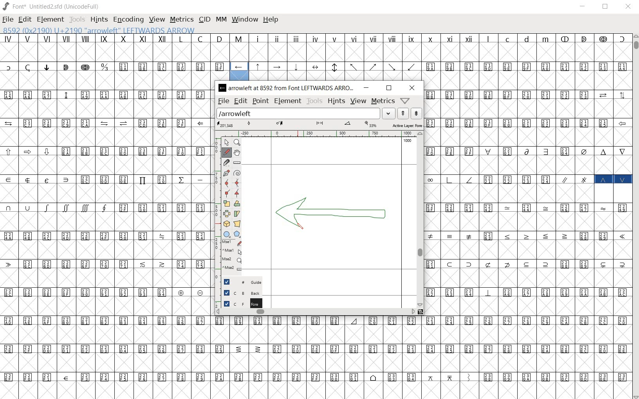 This screenshot has height=399, width=639. What do you see at coordinates (306, 113) in the screenshot?
I see `load word list` at bounding box center [306, 113].